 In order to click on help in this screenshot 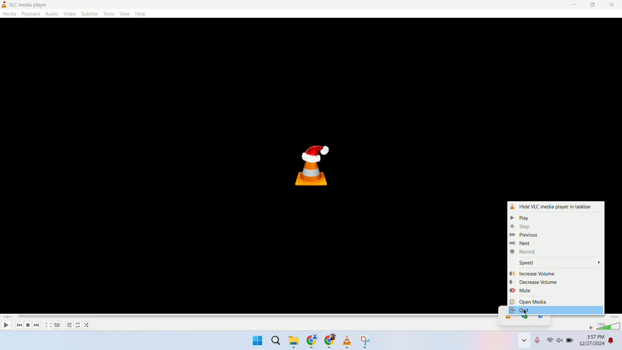, I will do `click(140, 14)`.